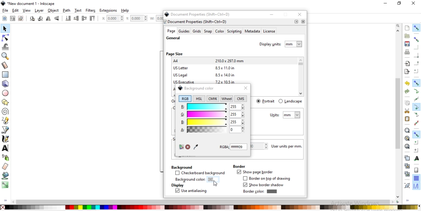 This screenshot has height=211, width=421. I want to click on use antiliasing, so click(191, 191).